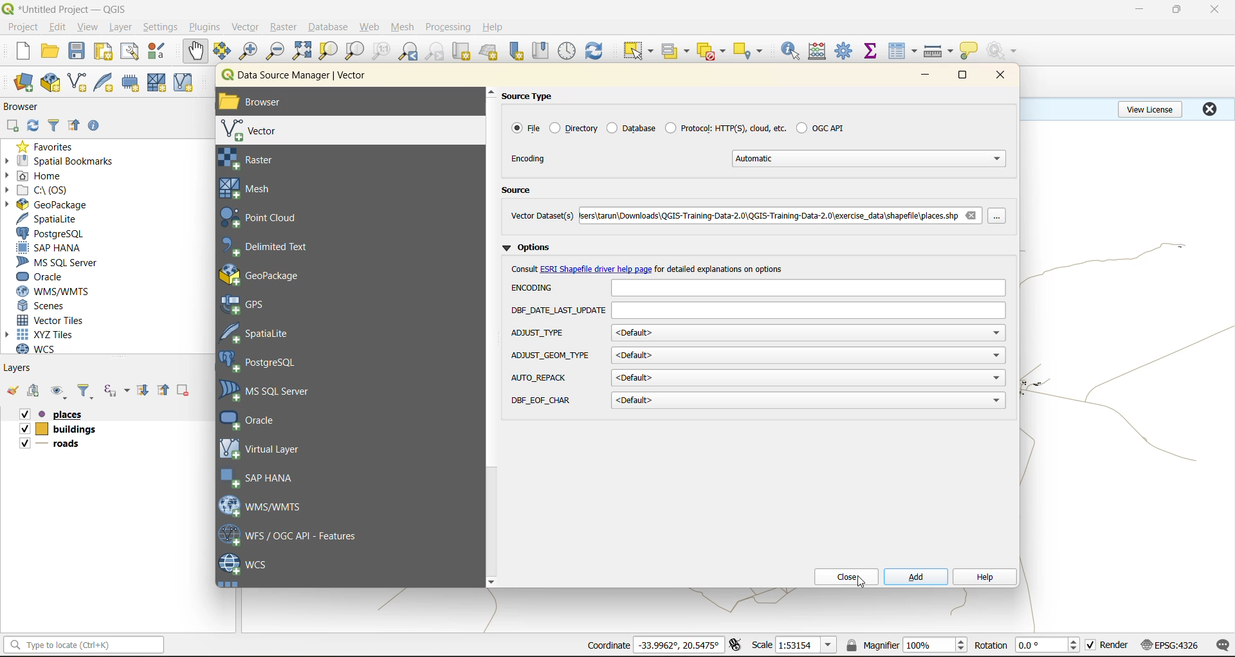 The image size is (1235, 657). I want to click on add, so click(12, 127).